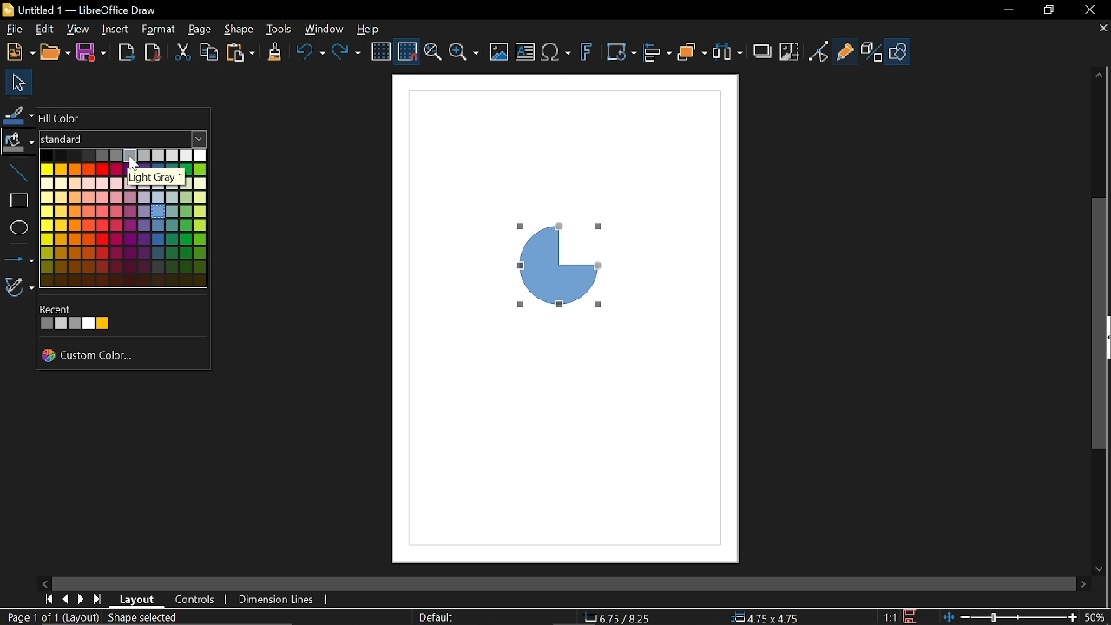 This screenshot has width=1111, height=625. I want to click on Select at least three objects to distribute, so click(729, 53).